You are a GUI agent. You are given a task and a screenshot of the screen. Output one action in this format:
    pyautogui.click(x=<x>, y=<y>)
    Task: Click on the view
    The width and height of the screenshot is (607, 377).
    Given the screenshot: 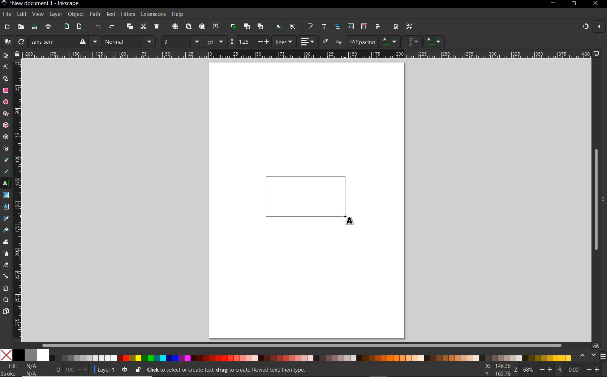 What is the action you would take?
    pyautogui.click(x=37, y=14)
    